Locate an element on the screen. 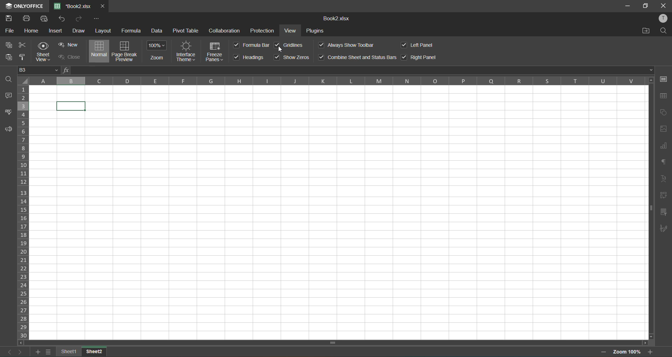 The image size is (672, 357). show zeros is located at coordinates (292, 57).